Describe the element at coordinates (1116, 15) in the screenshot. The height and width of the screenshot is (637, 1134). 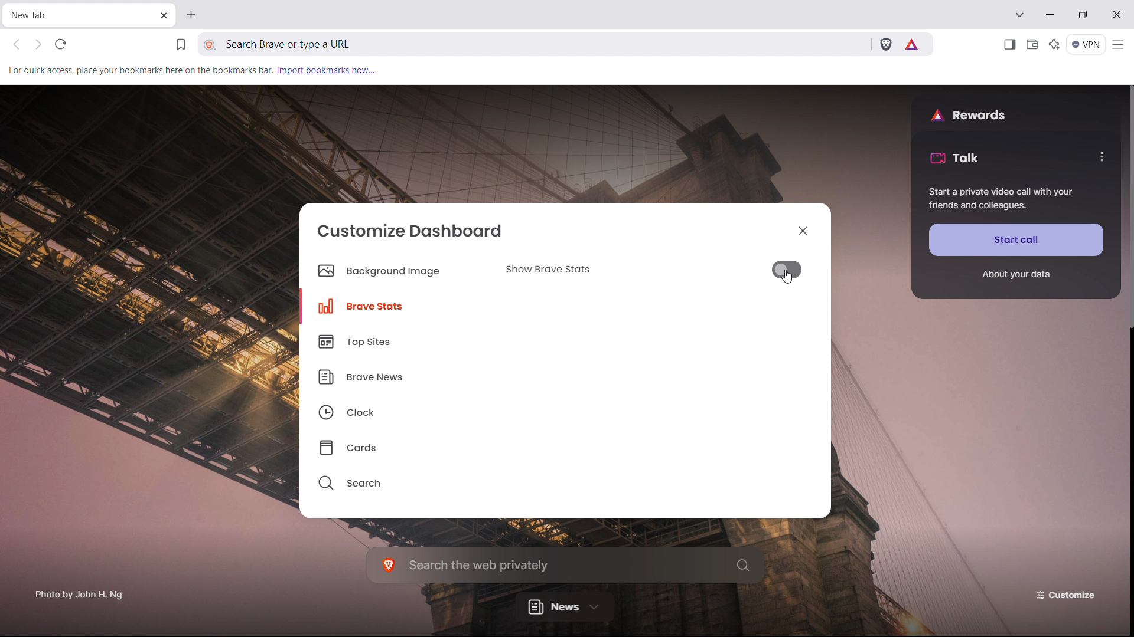
I see `close` at that location.